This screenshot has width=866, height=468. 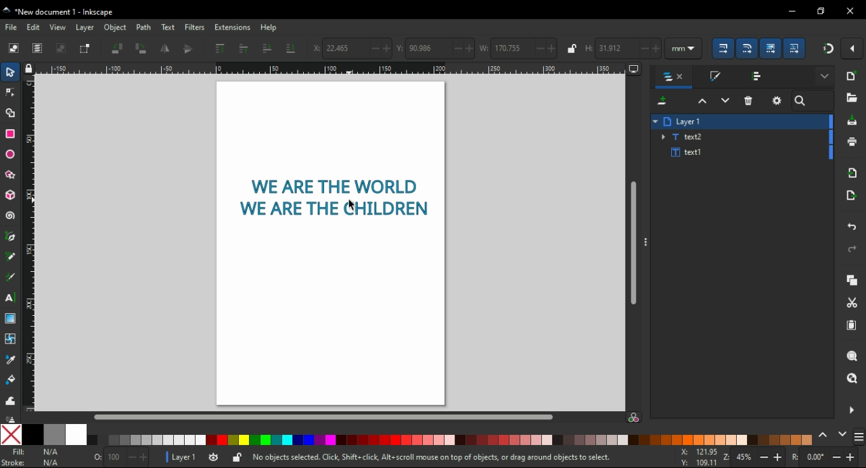 What do you see at coordinates (819, 11) in the screenshot?
I see `restore` at bounding box center [819, 11].